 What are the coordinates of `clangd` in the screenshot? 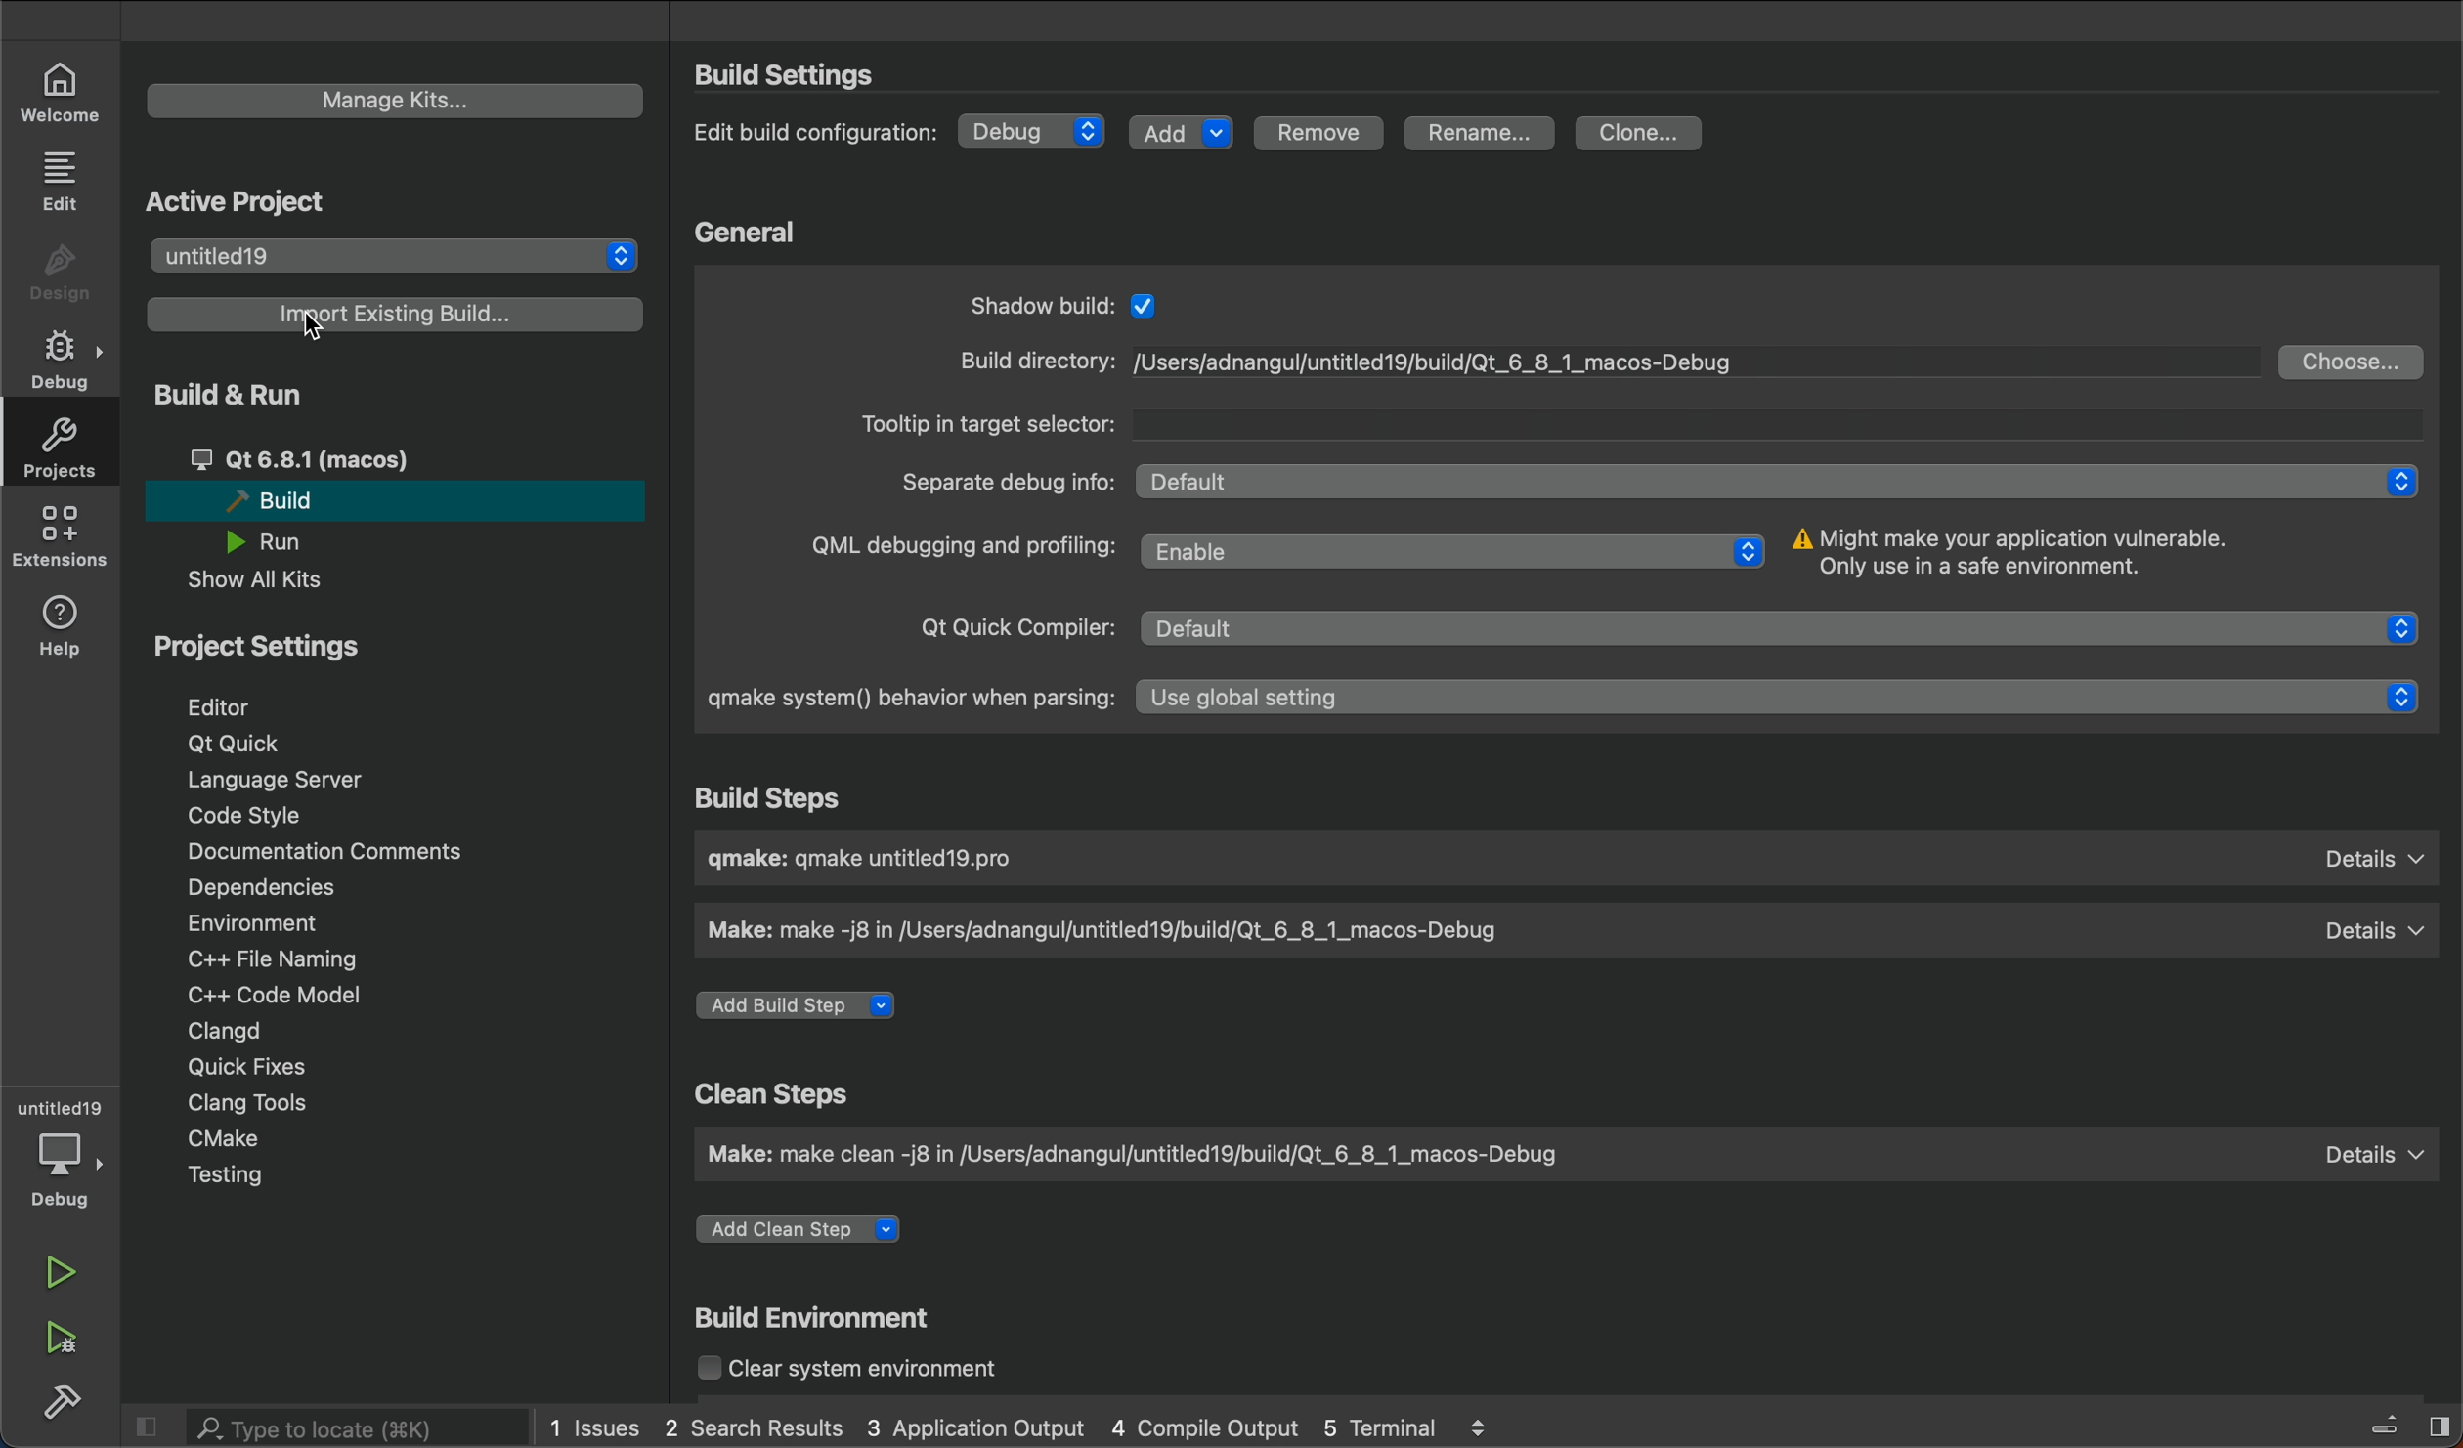 It's located at (224, 1031).